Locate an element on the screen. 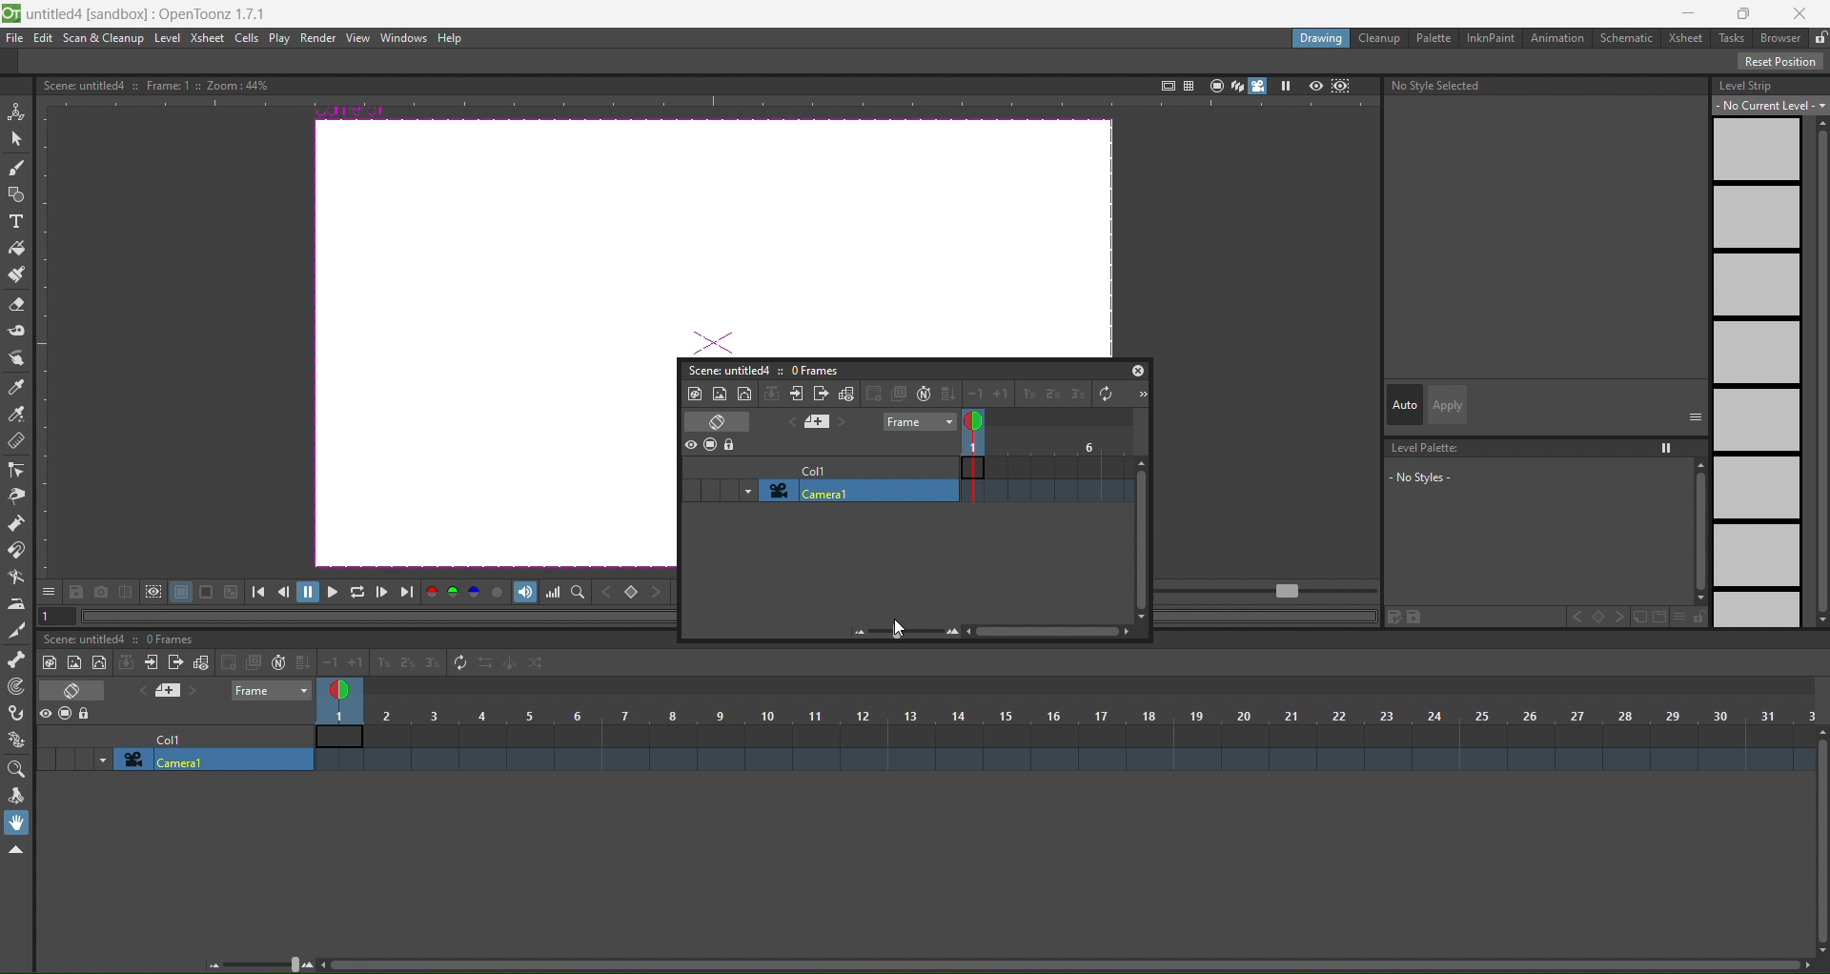  animation tool is located at coordinates (16, 110).